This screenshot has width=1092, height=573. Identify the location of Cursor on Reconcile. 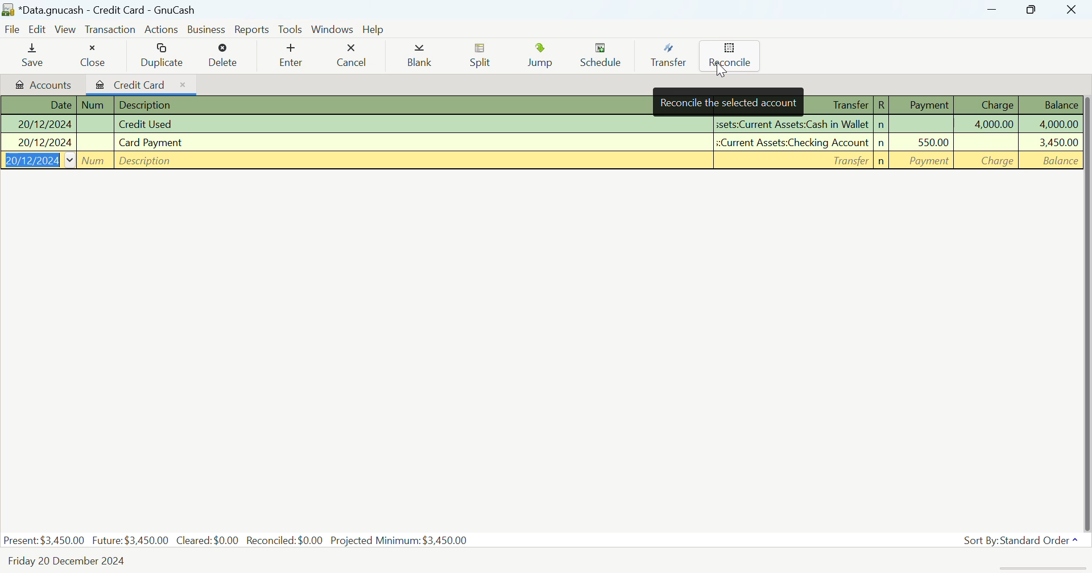
(729, 57).